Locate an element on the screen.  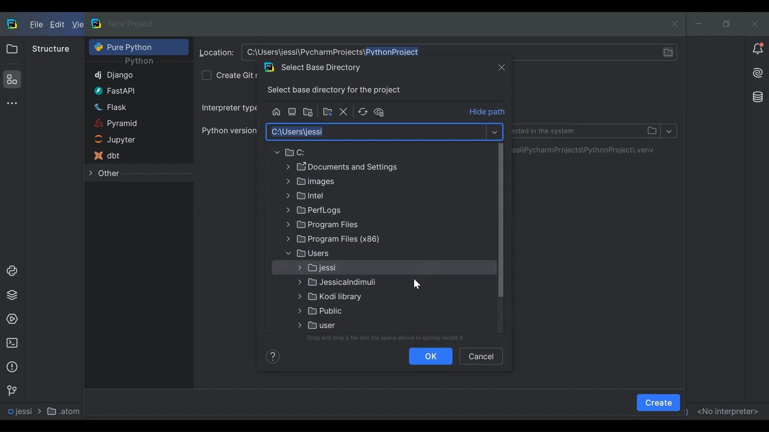
Restore is located at coordinates (727, 24).